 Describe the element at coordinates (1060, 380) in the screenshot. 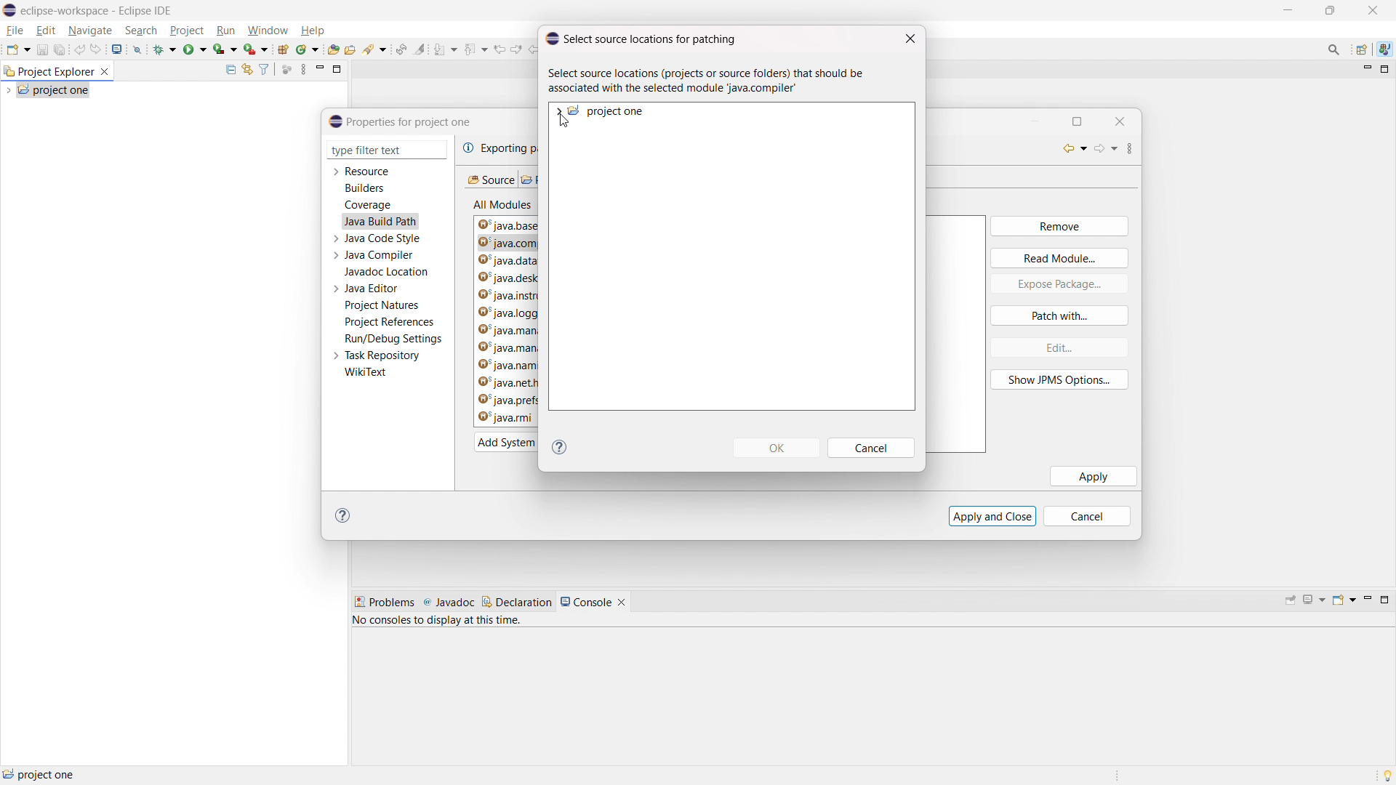

I see `show JPMS option` at that location.